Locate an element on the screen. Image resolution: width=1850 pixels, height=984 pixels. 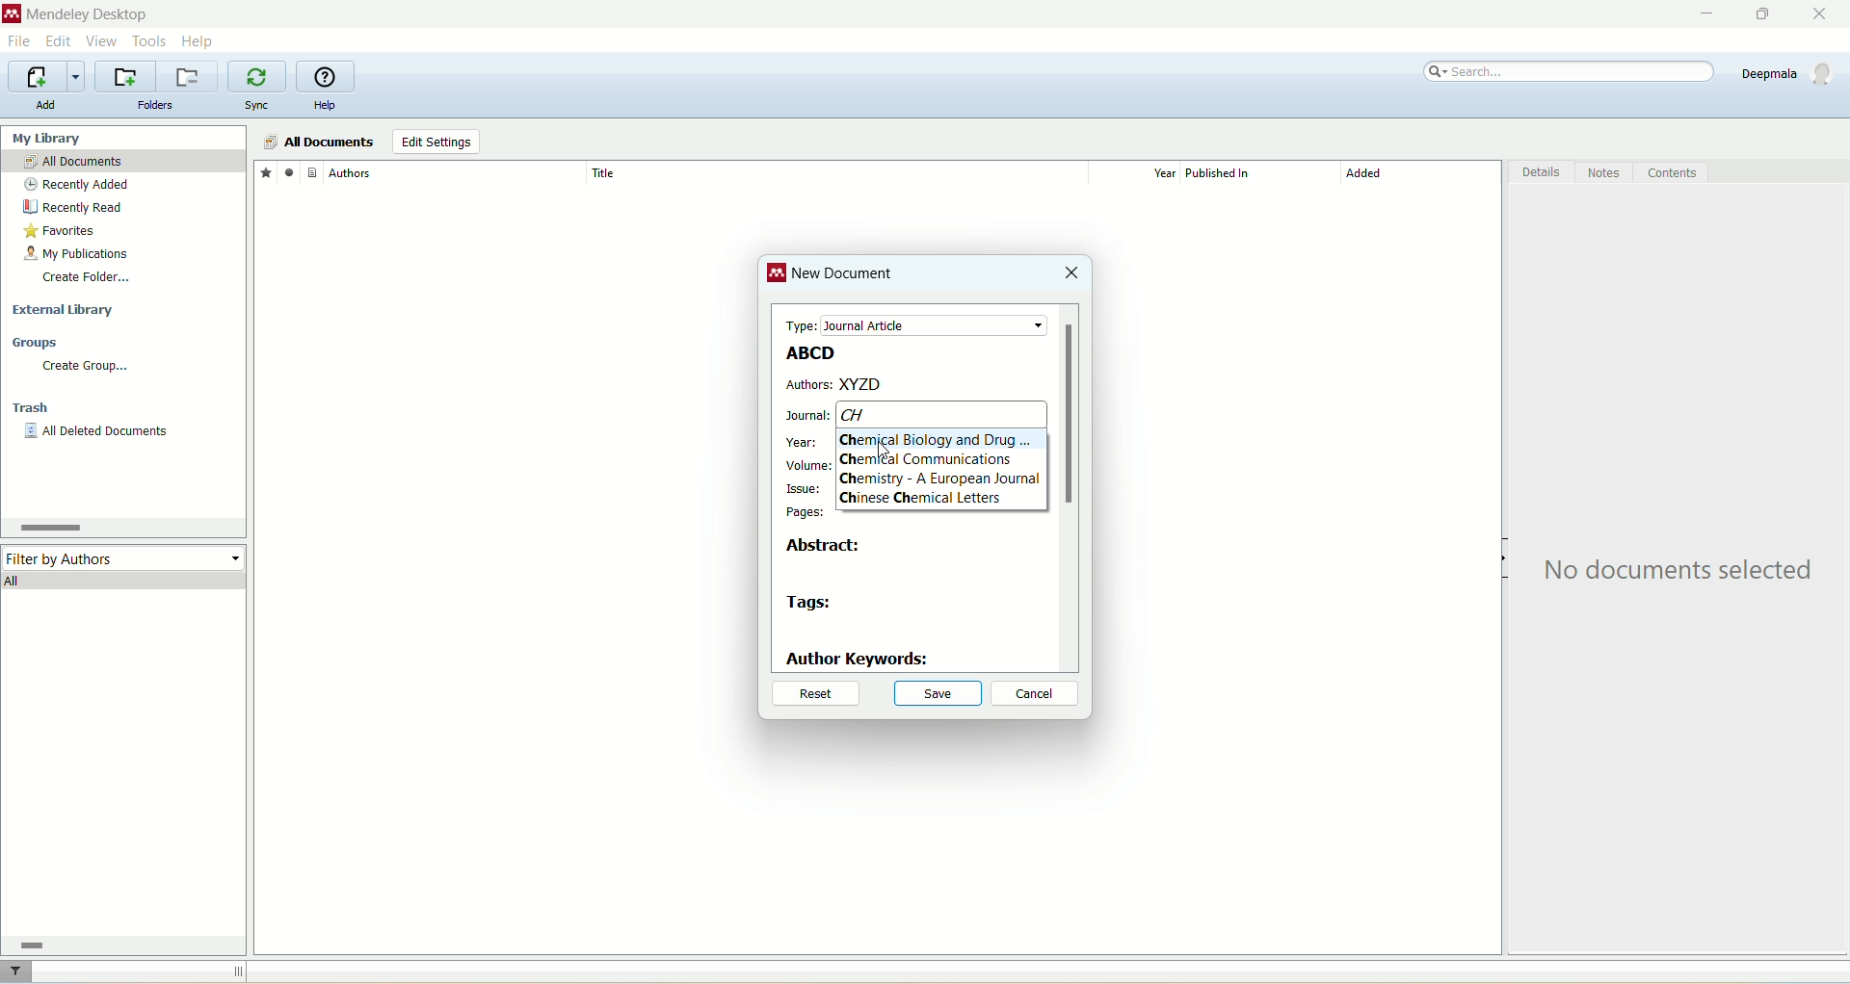
cancel is located at coordinates (1036, 694).